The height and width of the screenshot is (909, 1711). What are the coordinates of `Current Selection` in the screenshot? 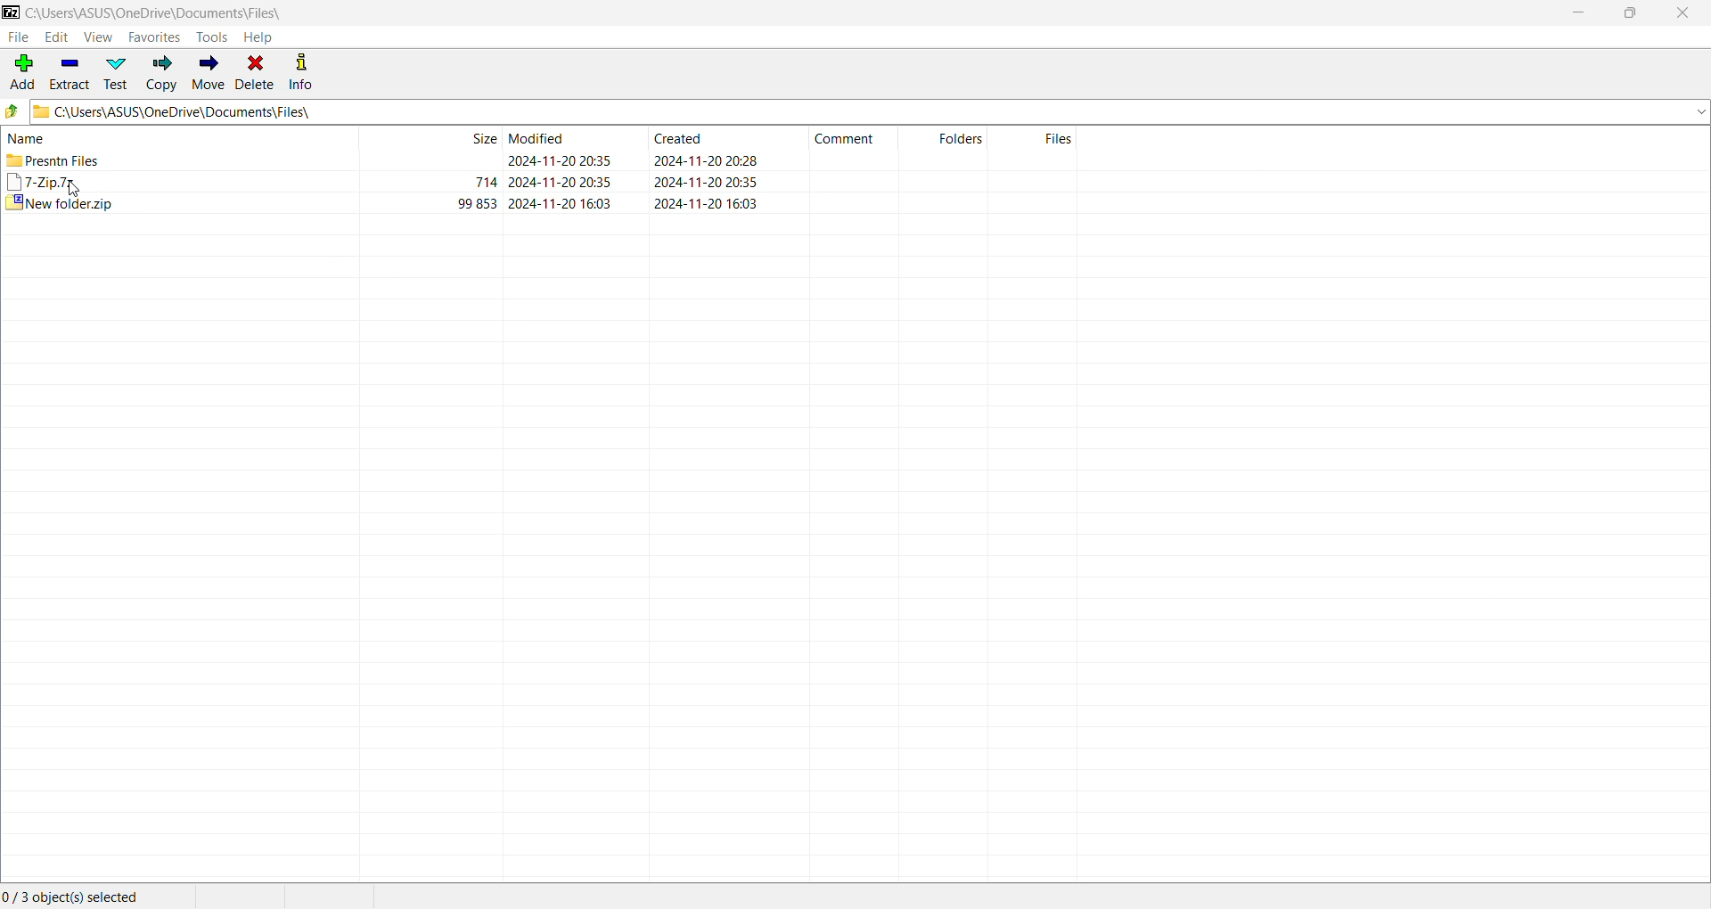 It's located at (80, 897).